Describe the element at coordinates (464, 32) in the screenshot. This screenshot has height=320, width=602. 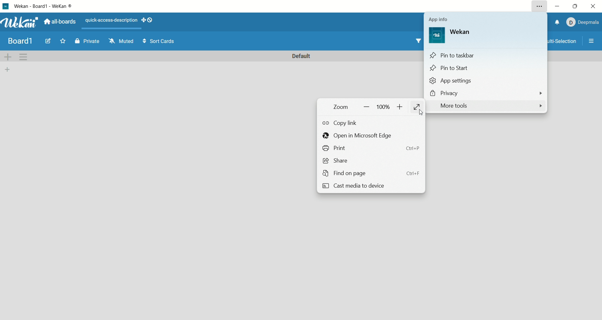
I see `wekan` at that location.